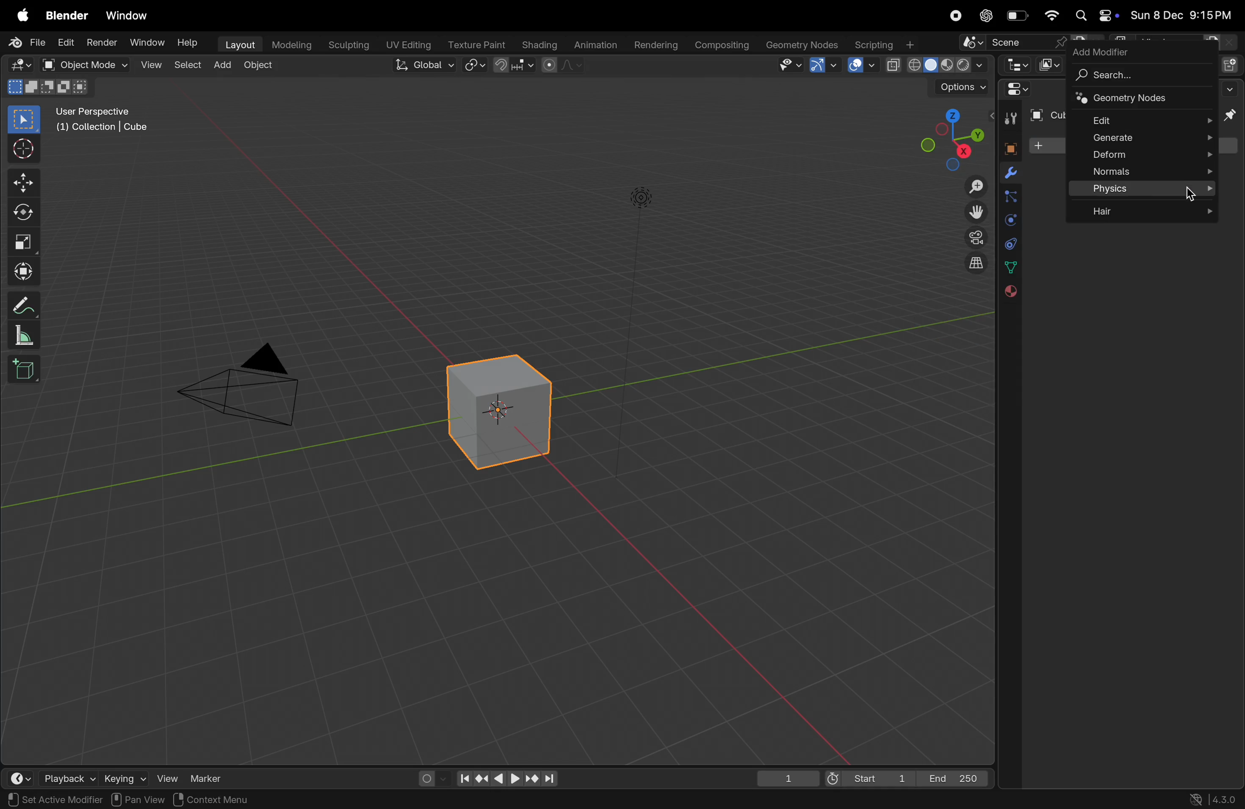 This screenshot has width=1245, height=809. What do you see at coordinates (507, 779) in the screenshot?
I see `playbacks controls` at bounding box center [507, 779].